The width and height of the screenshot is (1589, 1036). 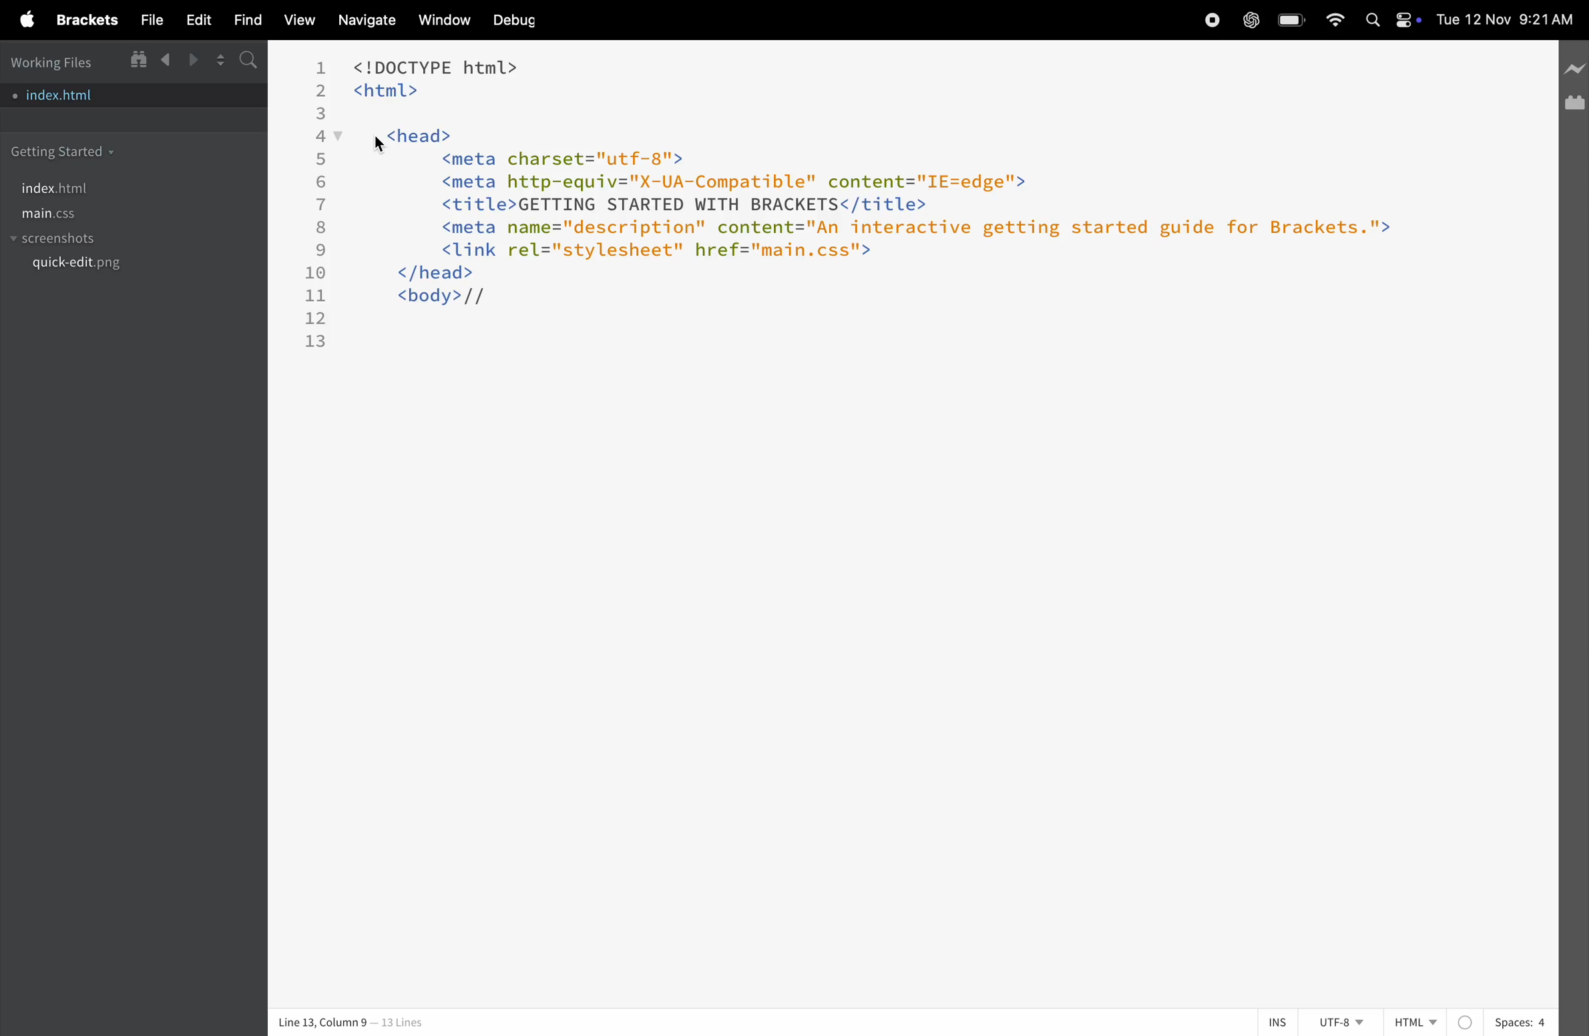 I want to click on line and column no, so click(x=349, y=1023).